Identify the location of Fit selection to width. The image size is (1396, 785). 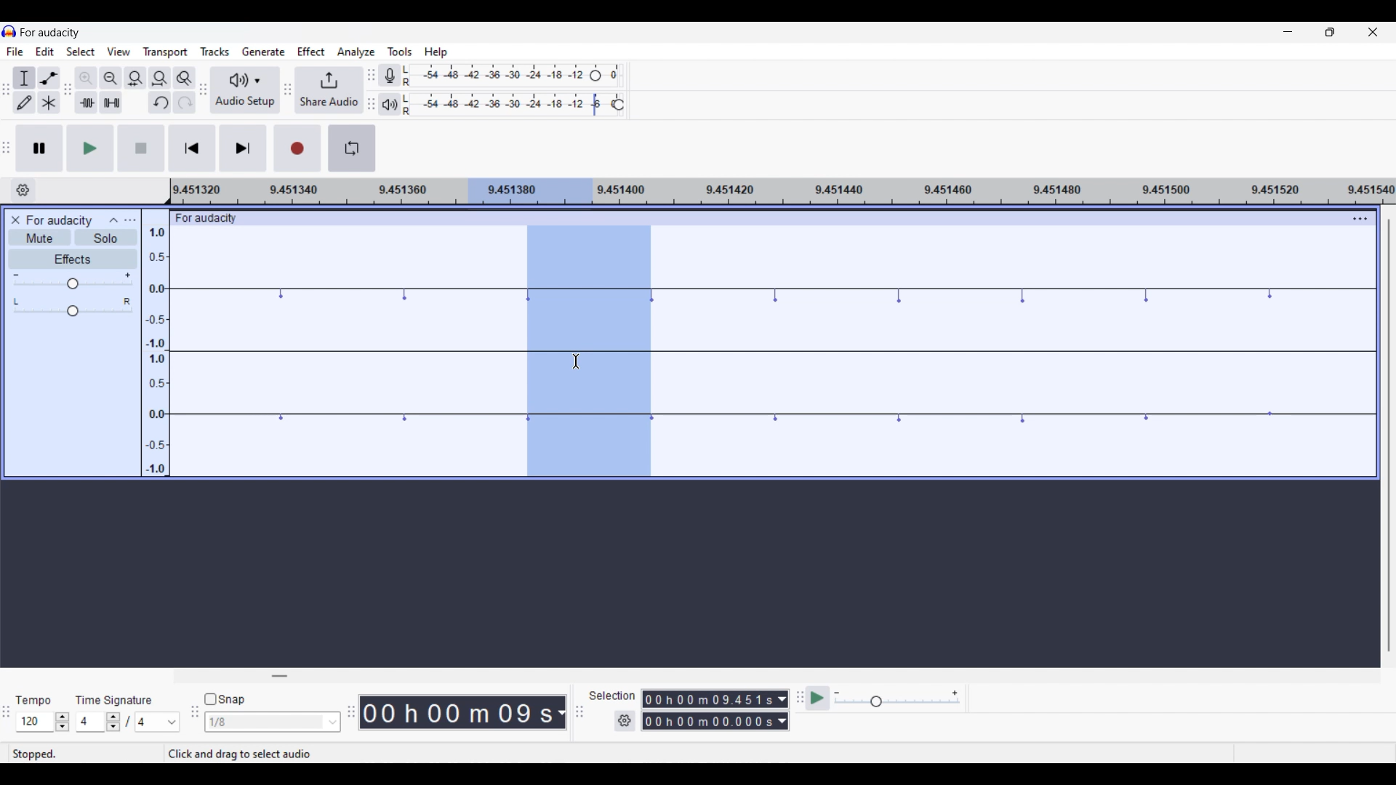
(136, 78).